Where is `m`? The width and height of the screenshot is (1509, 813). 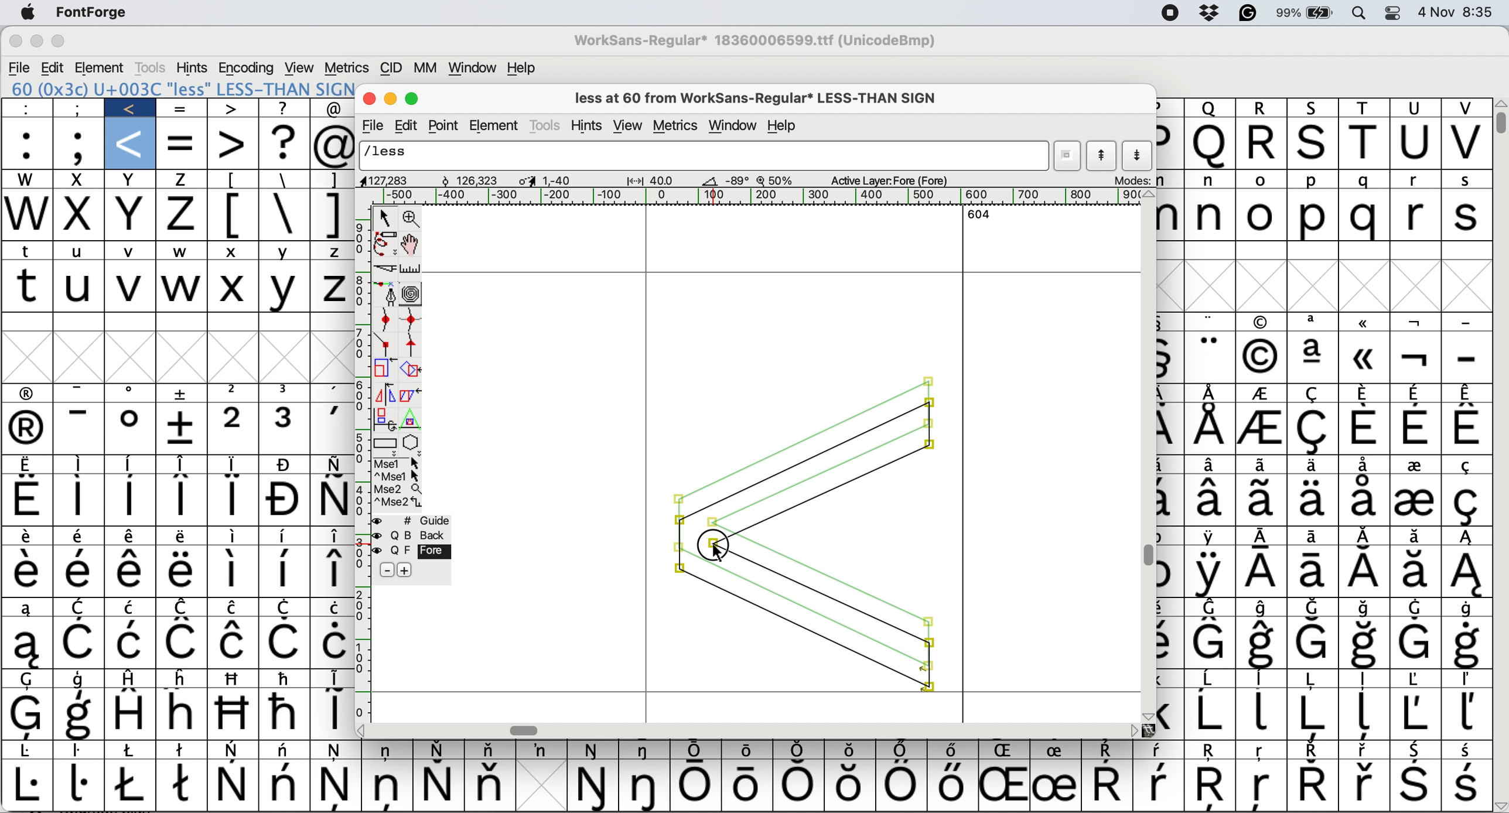
m is located at coordinates (1170, 181).